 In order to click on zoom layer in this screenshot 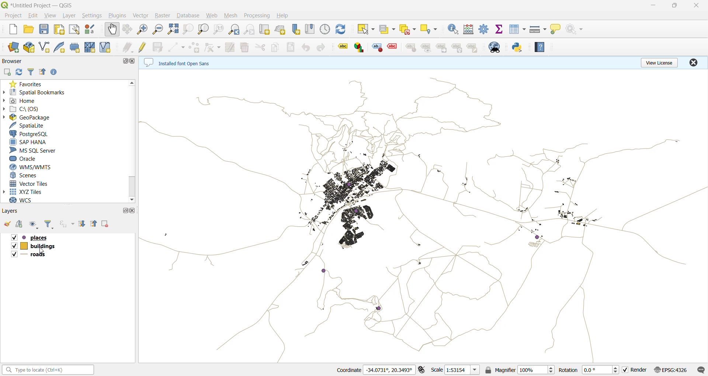, I will do `click(202, 29)`.